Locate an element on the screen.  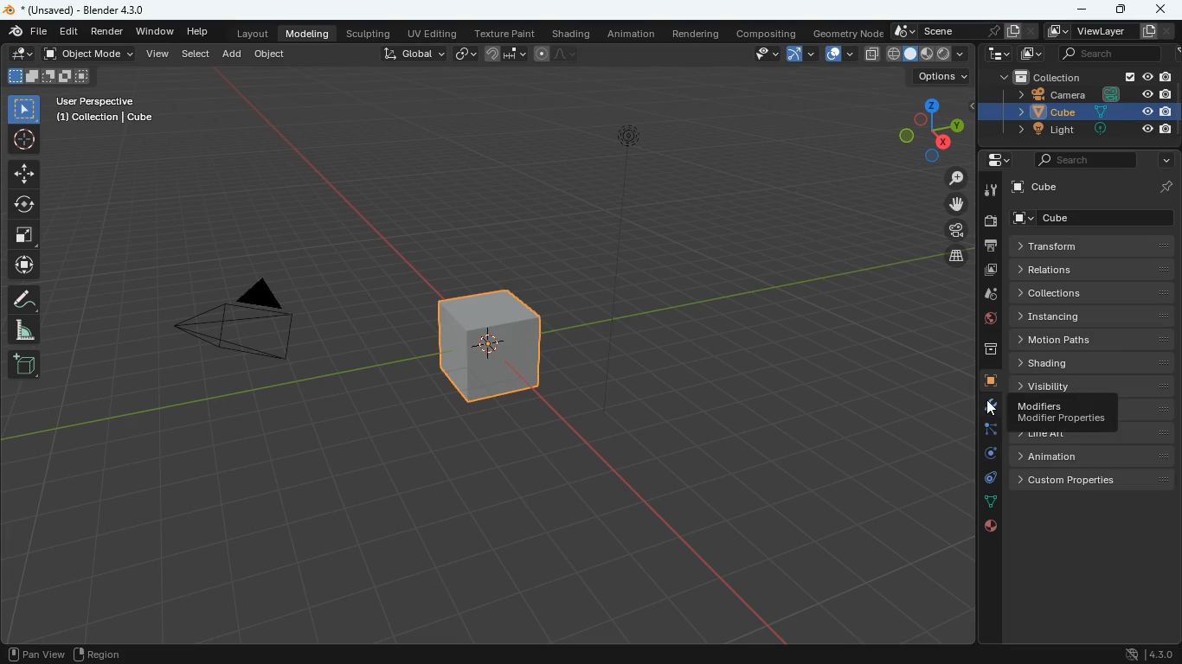
cursor is located at coordinates (989, 408).